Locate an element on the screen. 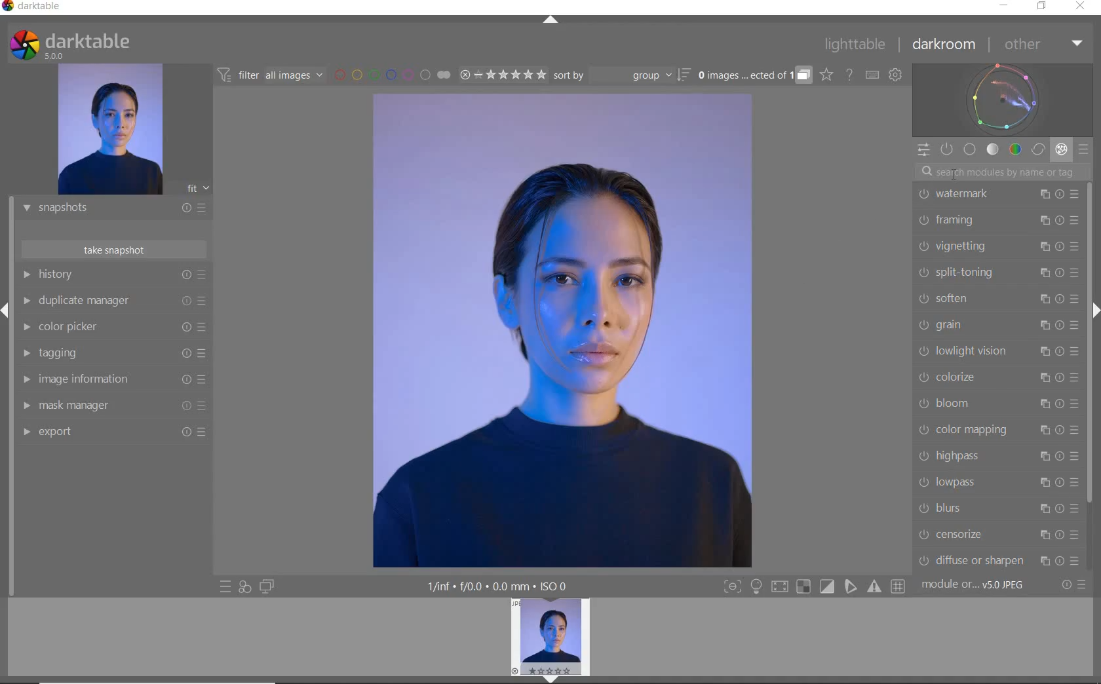  Button is located at coordinates (876, 586).